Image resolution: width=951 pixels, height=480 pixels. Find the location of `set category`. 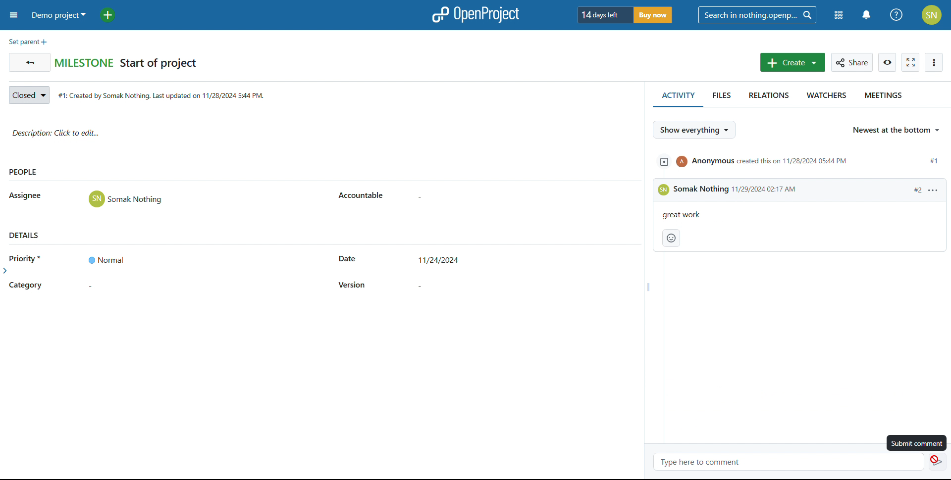

set category is located at coordinates (106, 287).